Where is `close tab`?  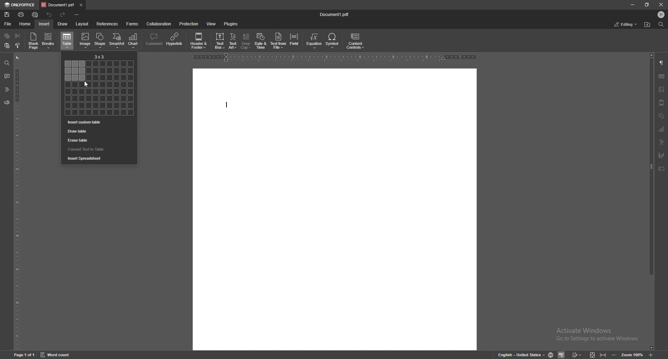 close tab is located at coordinates (81, 5).